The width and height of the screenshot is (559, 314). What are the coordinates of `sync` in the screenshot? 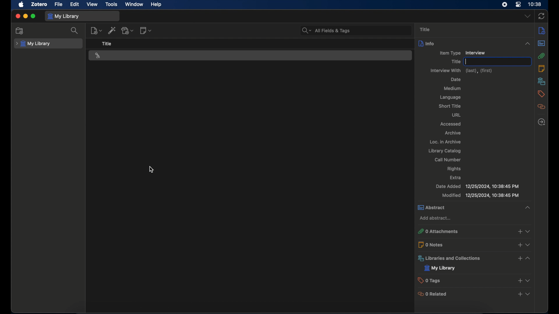 It's located at (542, 16).